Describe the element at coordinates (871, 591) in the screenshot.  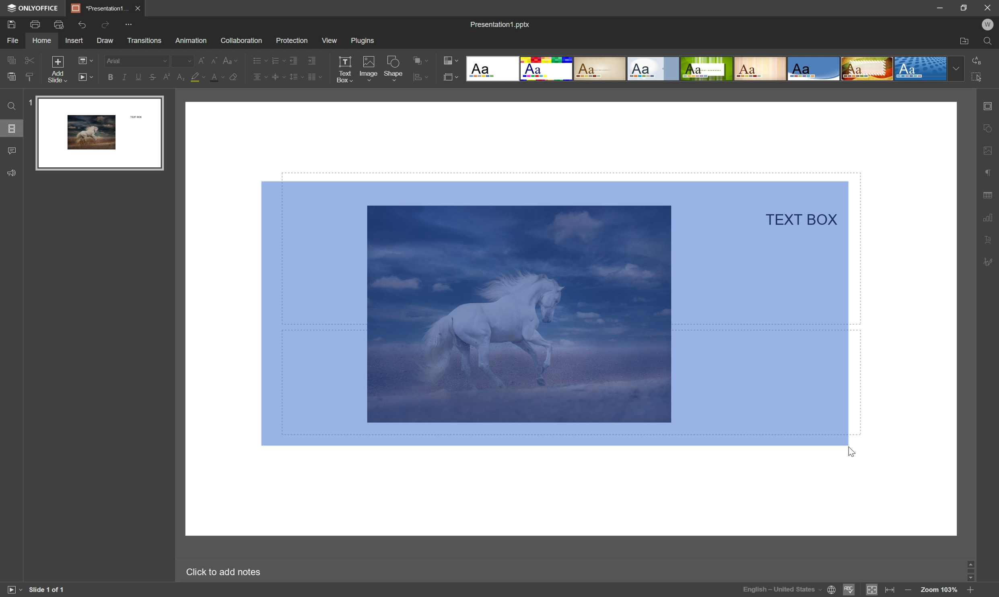
I see `fit to slide` at that location.